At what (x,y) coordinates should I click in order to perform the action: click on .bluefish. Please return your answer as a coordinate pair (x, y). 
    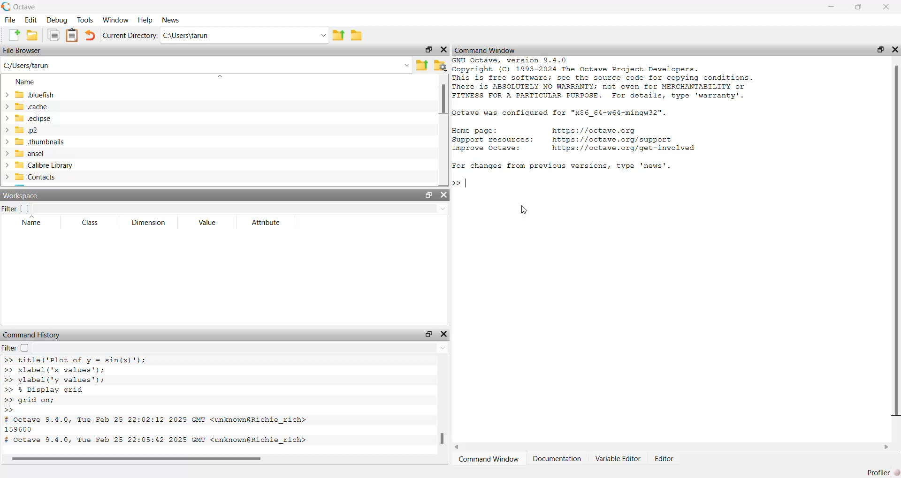
    Looking at the image, I should click on (33, 95).